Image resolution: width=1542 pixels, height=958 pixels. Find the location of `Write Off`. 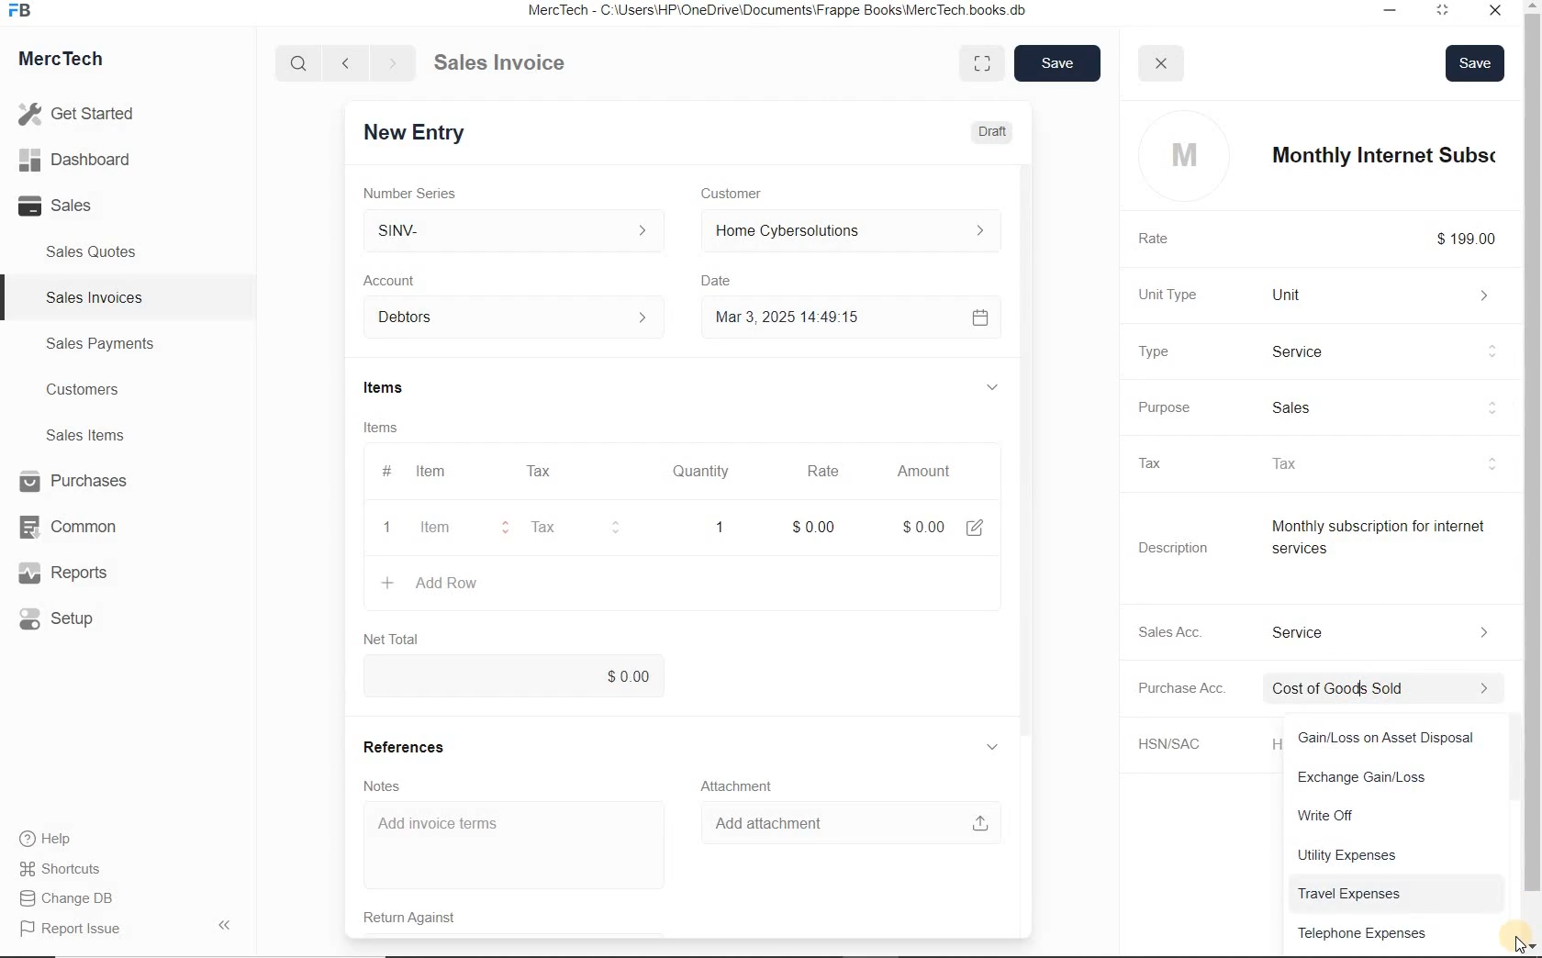

Write Off is located at coordinates (1390, 811).